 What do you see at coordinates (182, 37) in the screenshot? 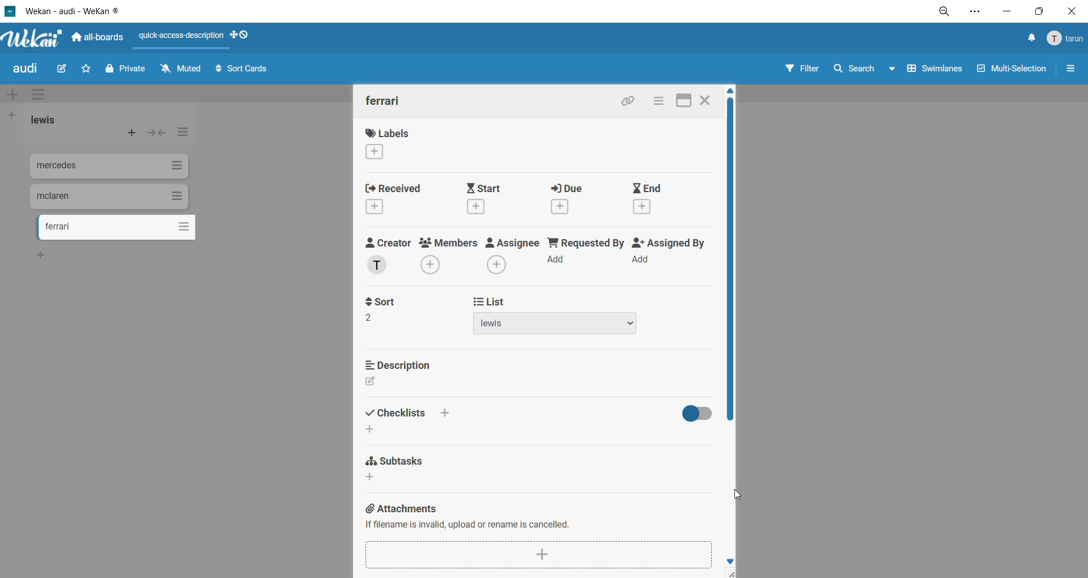
I see `quick access description` at bounding box center [182, 37].